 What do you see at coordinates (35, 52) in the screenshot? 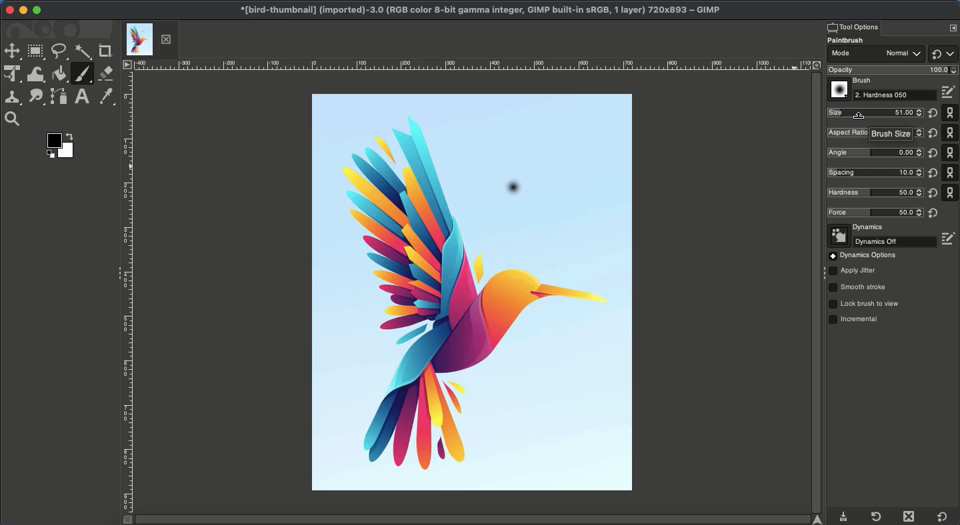
I see `Rectangular selector` at bounding box center [35, 52].